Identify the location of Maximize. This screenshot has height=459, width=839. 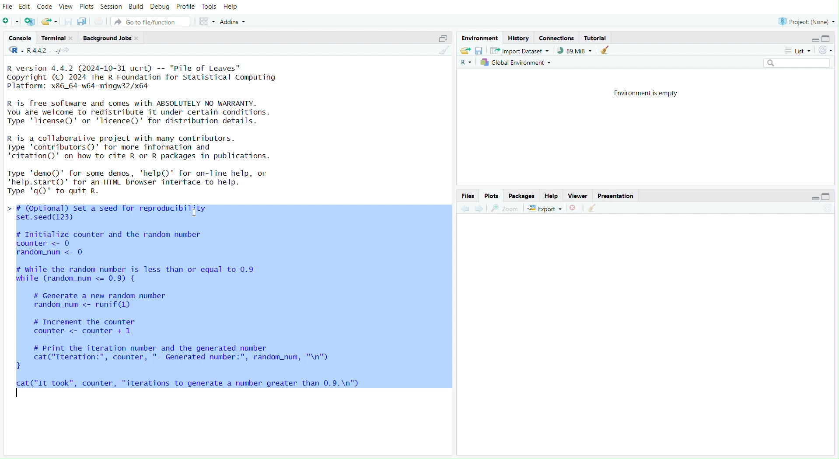
(828, 196).